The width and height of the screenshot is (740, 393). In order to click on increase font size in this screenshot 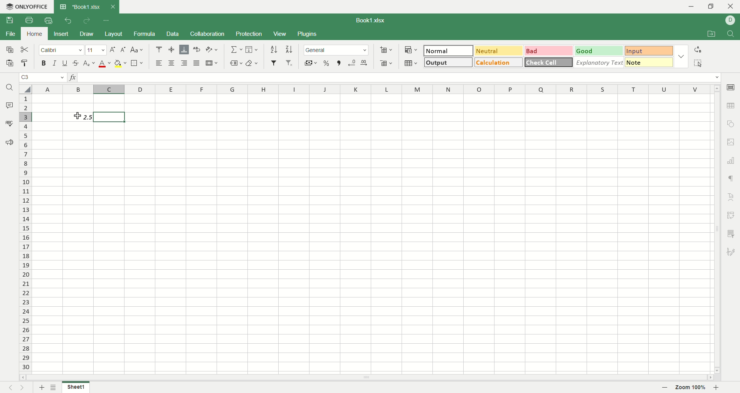, I will do `click(113, 50)`.